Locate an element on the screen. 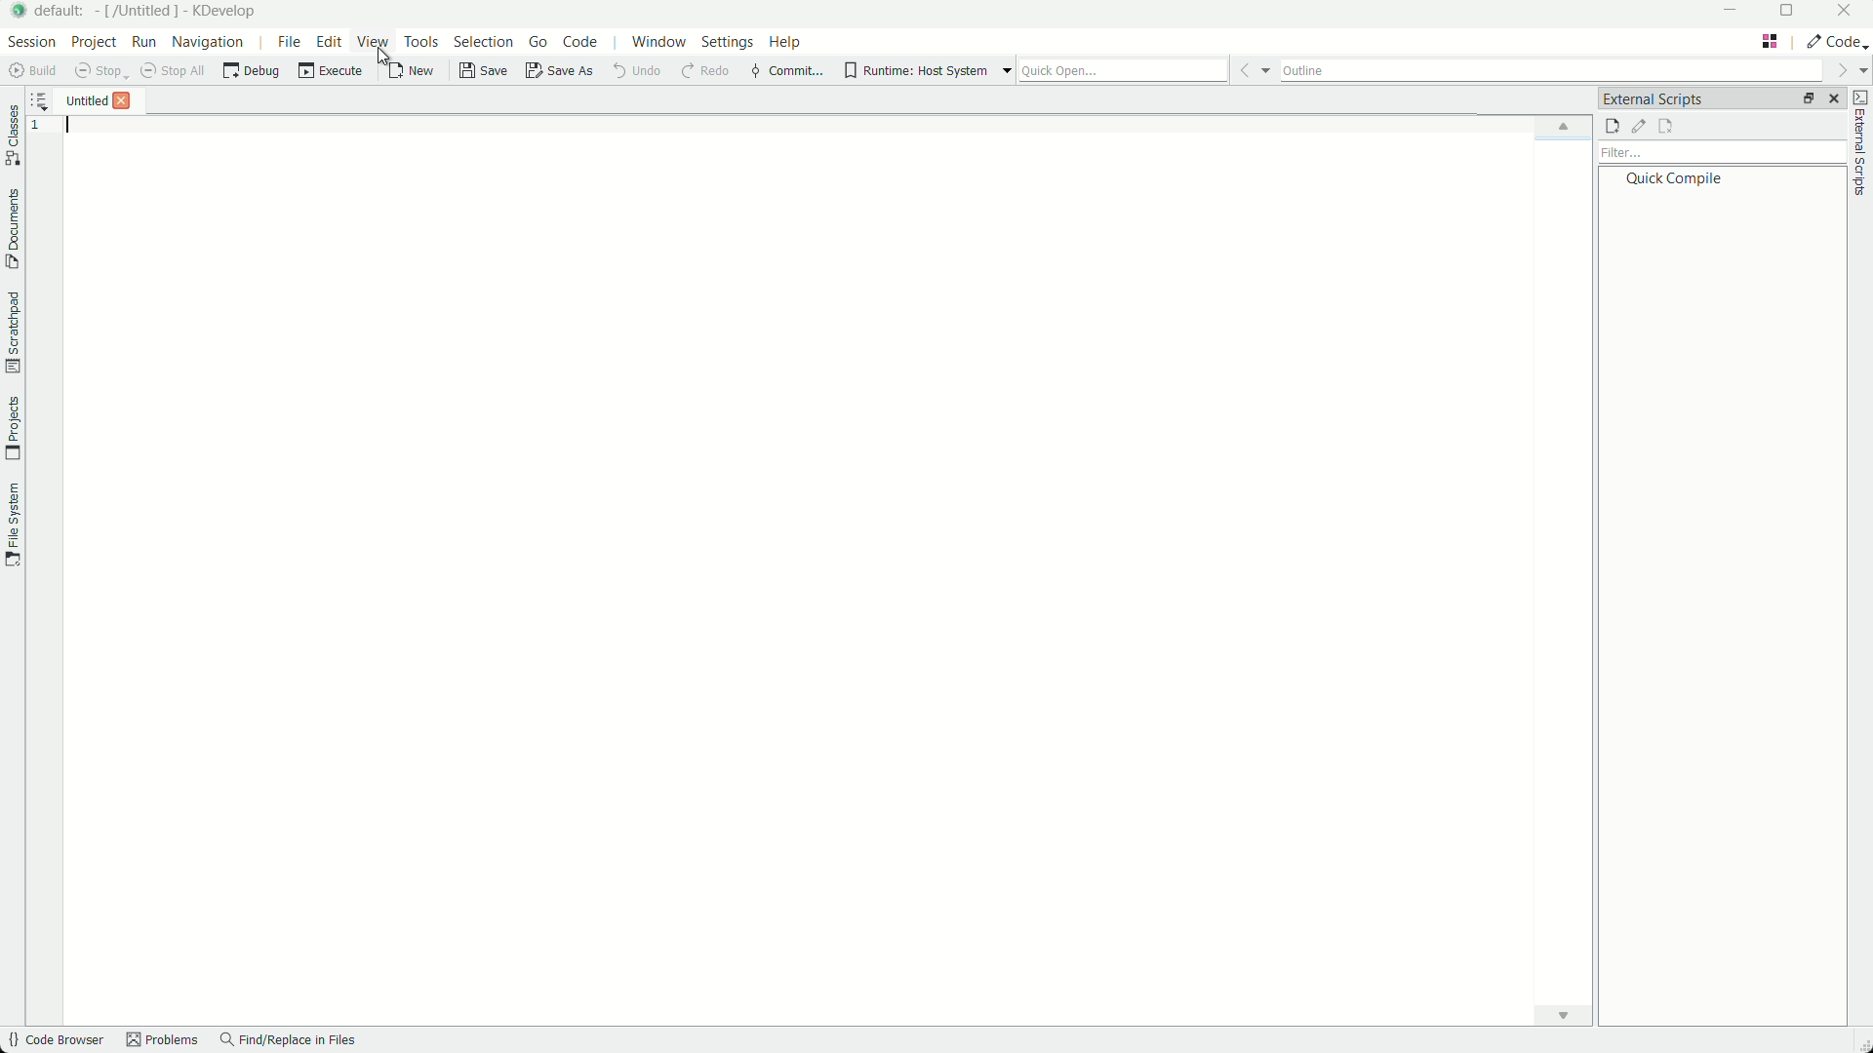 This screenshot has width=1873, height=1053. quick compile is located at coordinates (1672, 179).